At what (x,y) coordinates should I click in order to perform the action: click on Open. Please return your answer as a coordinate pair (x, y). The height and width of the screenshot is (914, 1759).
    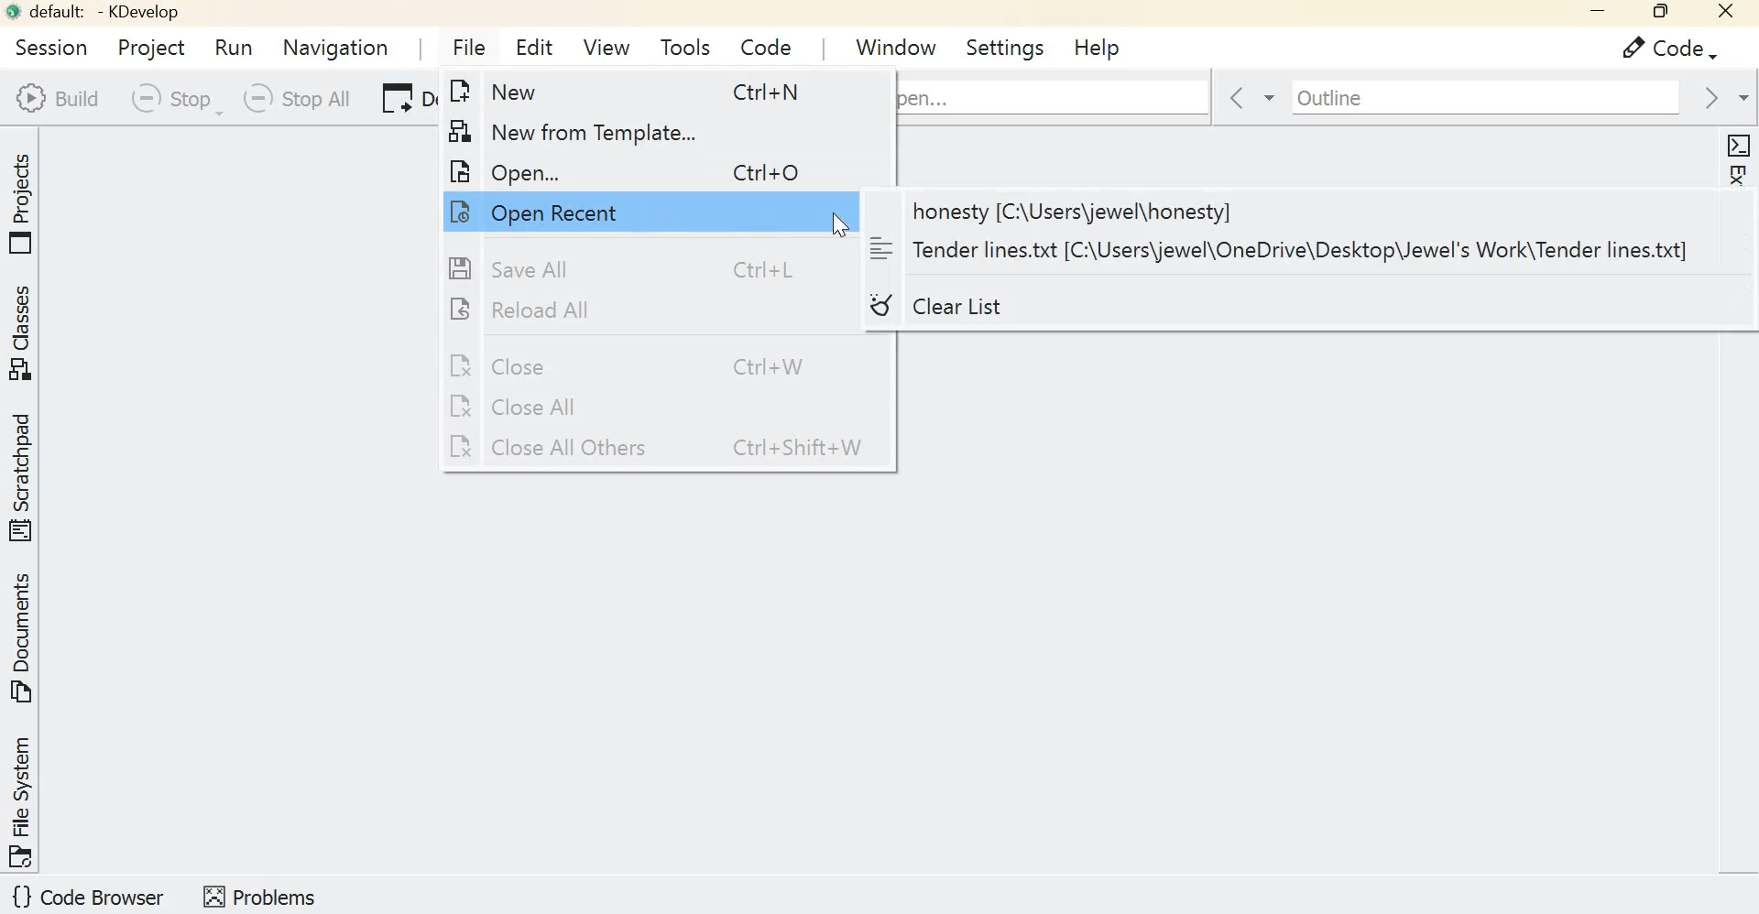
    Looking at the image, I should click on (638, 169).